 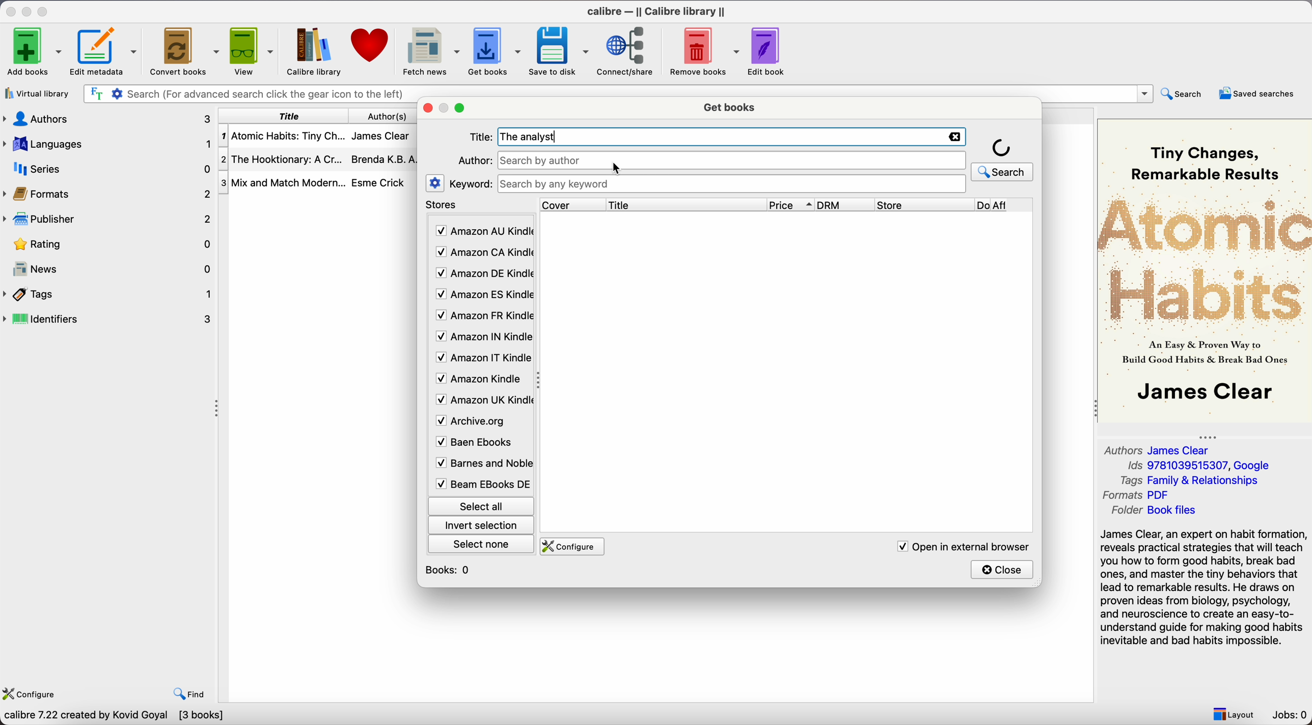 What do you see at coordinates (434, 183) in the screenshot?
I see `settings` at bounding box center [434, 183].